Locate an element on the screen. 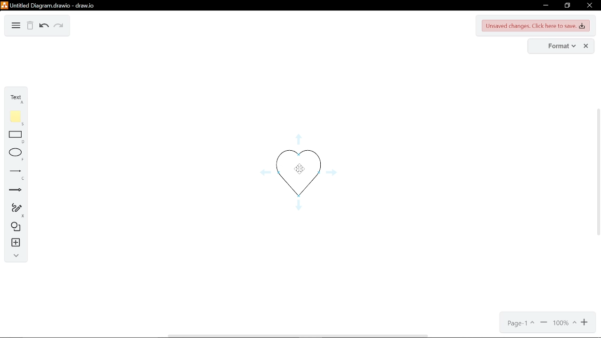 This screenshot has width=601, height=338. rectangle is located at coordinates (15, 138).